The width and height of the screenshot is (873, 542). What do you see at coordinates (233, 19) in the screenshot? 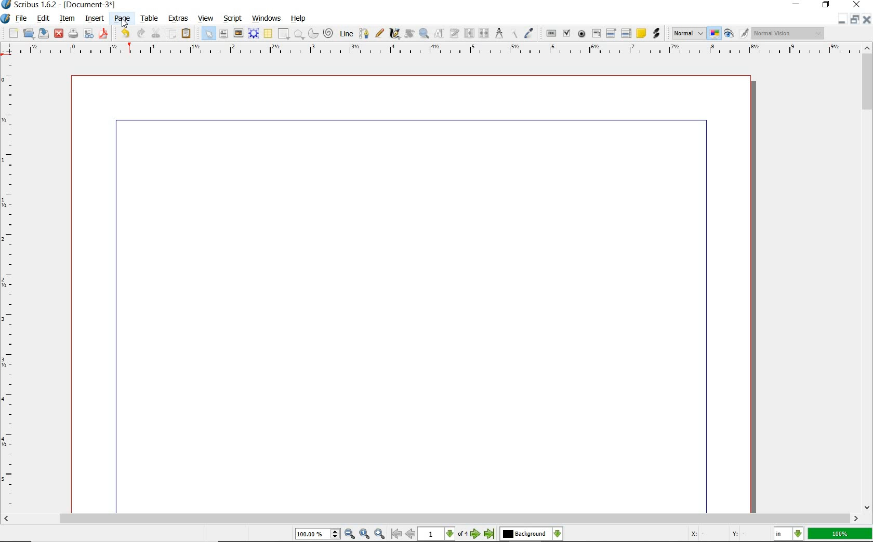
I see `script` at bounding box center [233, 19].